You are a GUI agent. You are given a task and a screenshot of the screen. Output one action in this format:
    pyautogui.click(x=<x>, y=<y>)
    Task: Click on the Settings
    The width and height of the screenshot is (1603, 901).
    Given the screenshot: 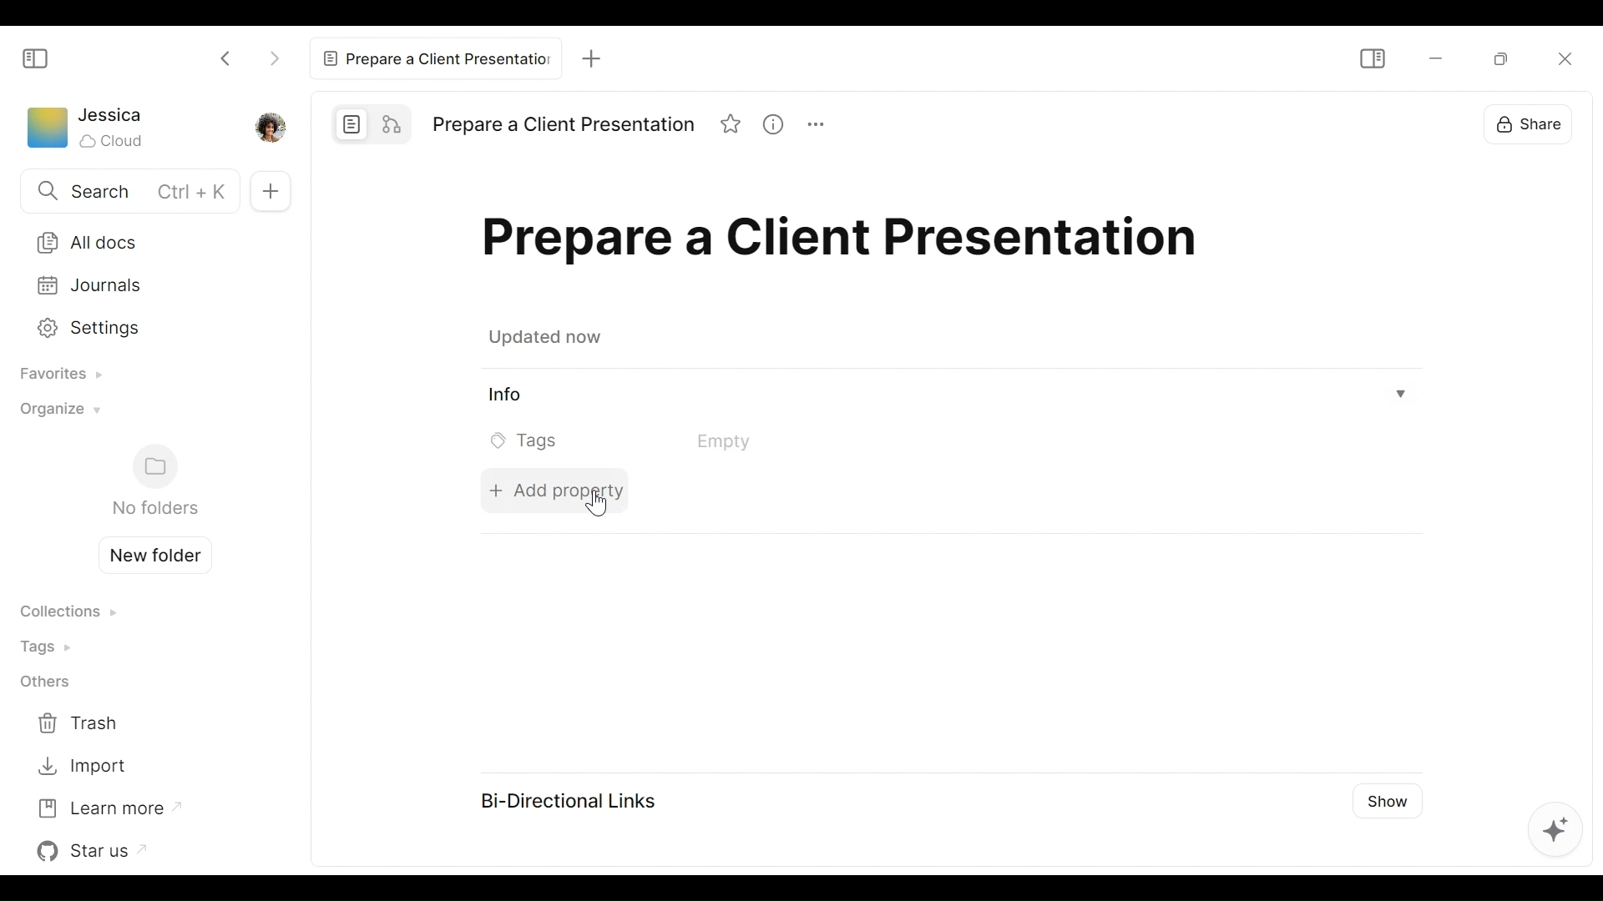 What is the action you would take?
    pyautogui.click(x=139, y=325)
    